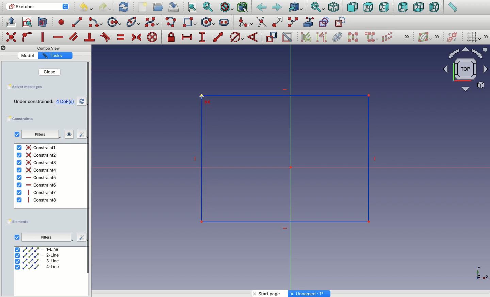 The width and height of the screenshot is (490, 297). Describe the element at coordinates (172, 38) in the screenshot. I see `constrain lock` at that location.